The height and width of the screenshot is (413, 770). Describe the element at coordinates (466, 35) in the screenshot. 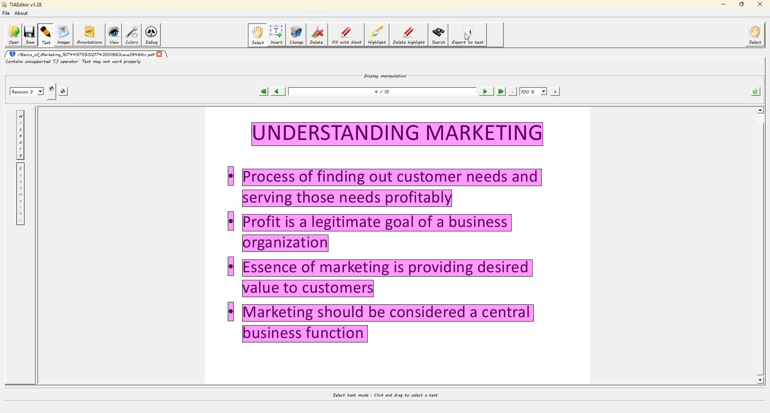

I see `export to text` at that location.